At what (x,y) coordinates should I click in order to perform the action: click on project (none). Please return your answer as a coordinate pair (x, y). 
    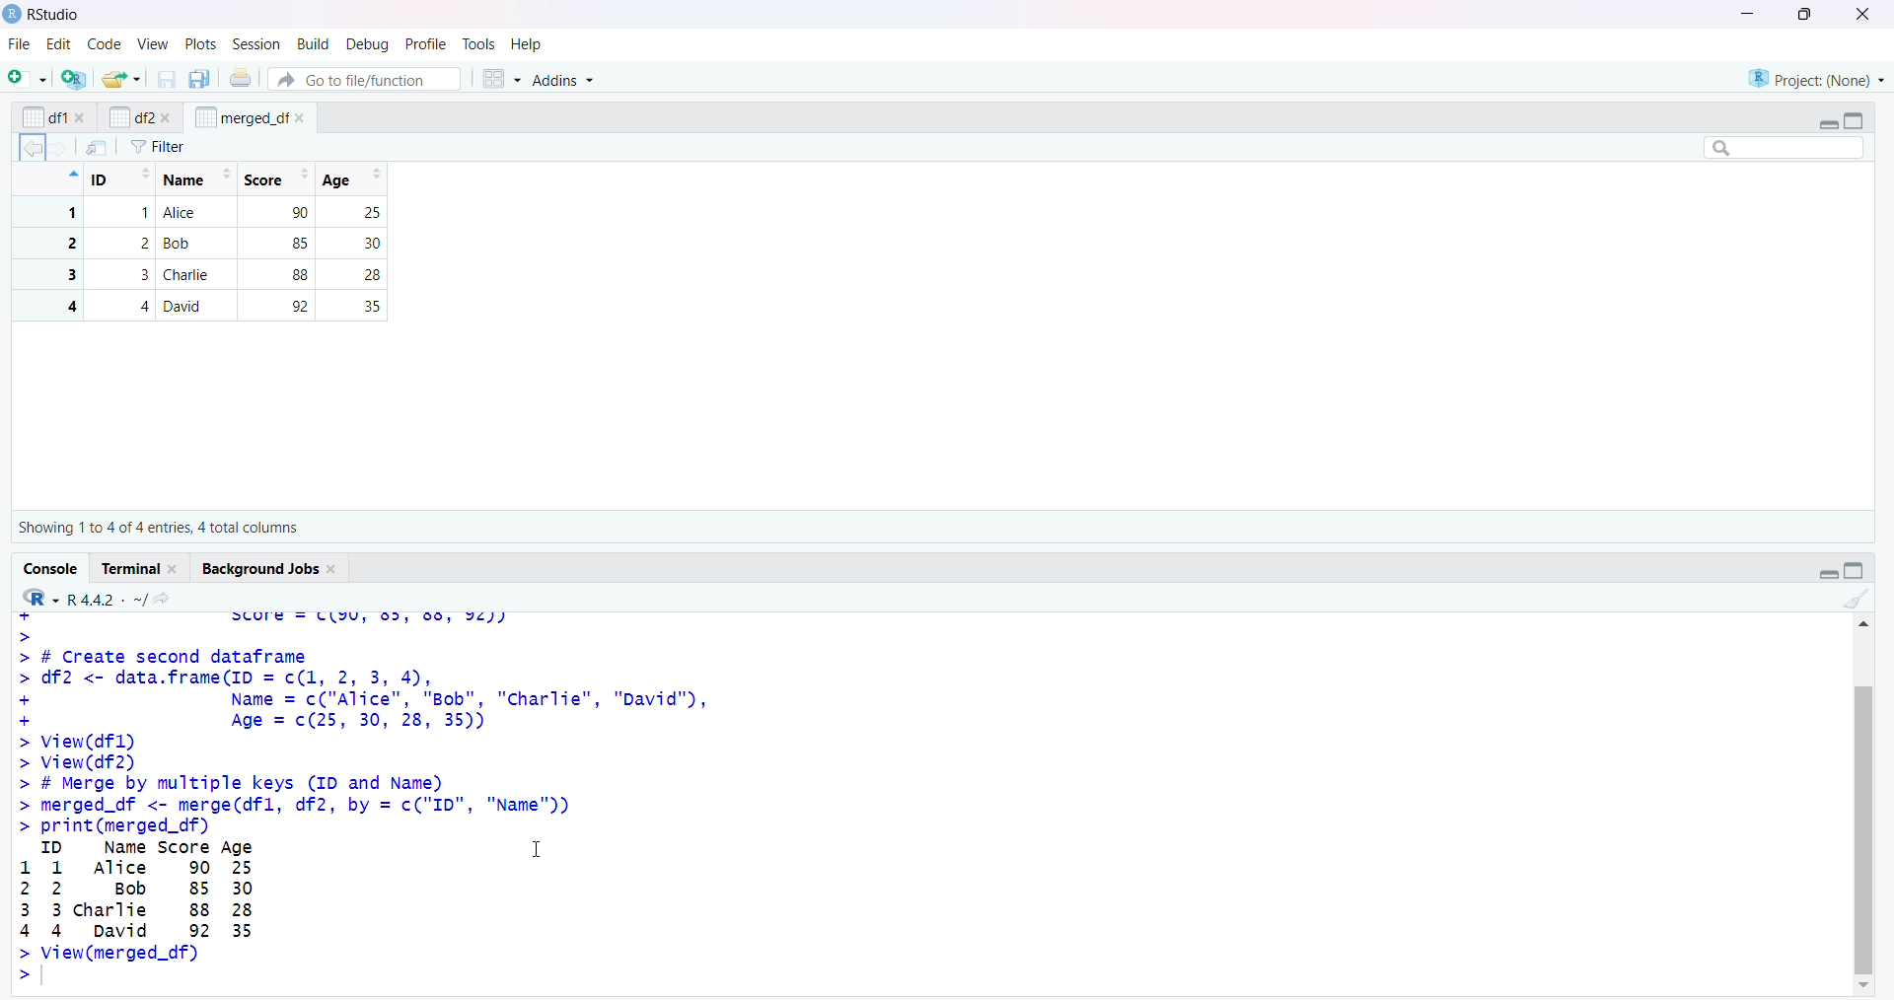
    Looking at the image, I should click on (1816, 78).